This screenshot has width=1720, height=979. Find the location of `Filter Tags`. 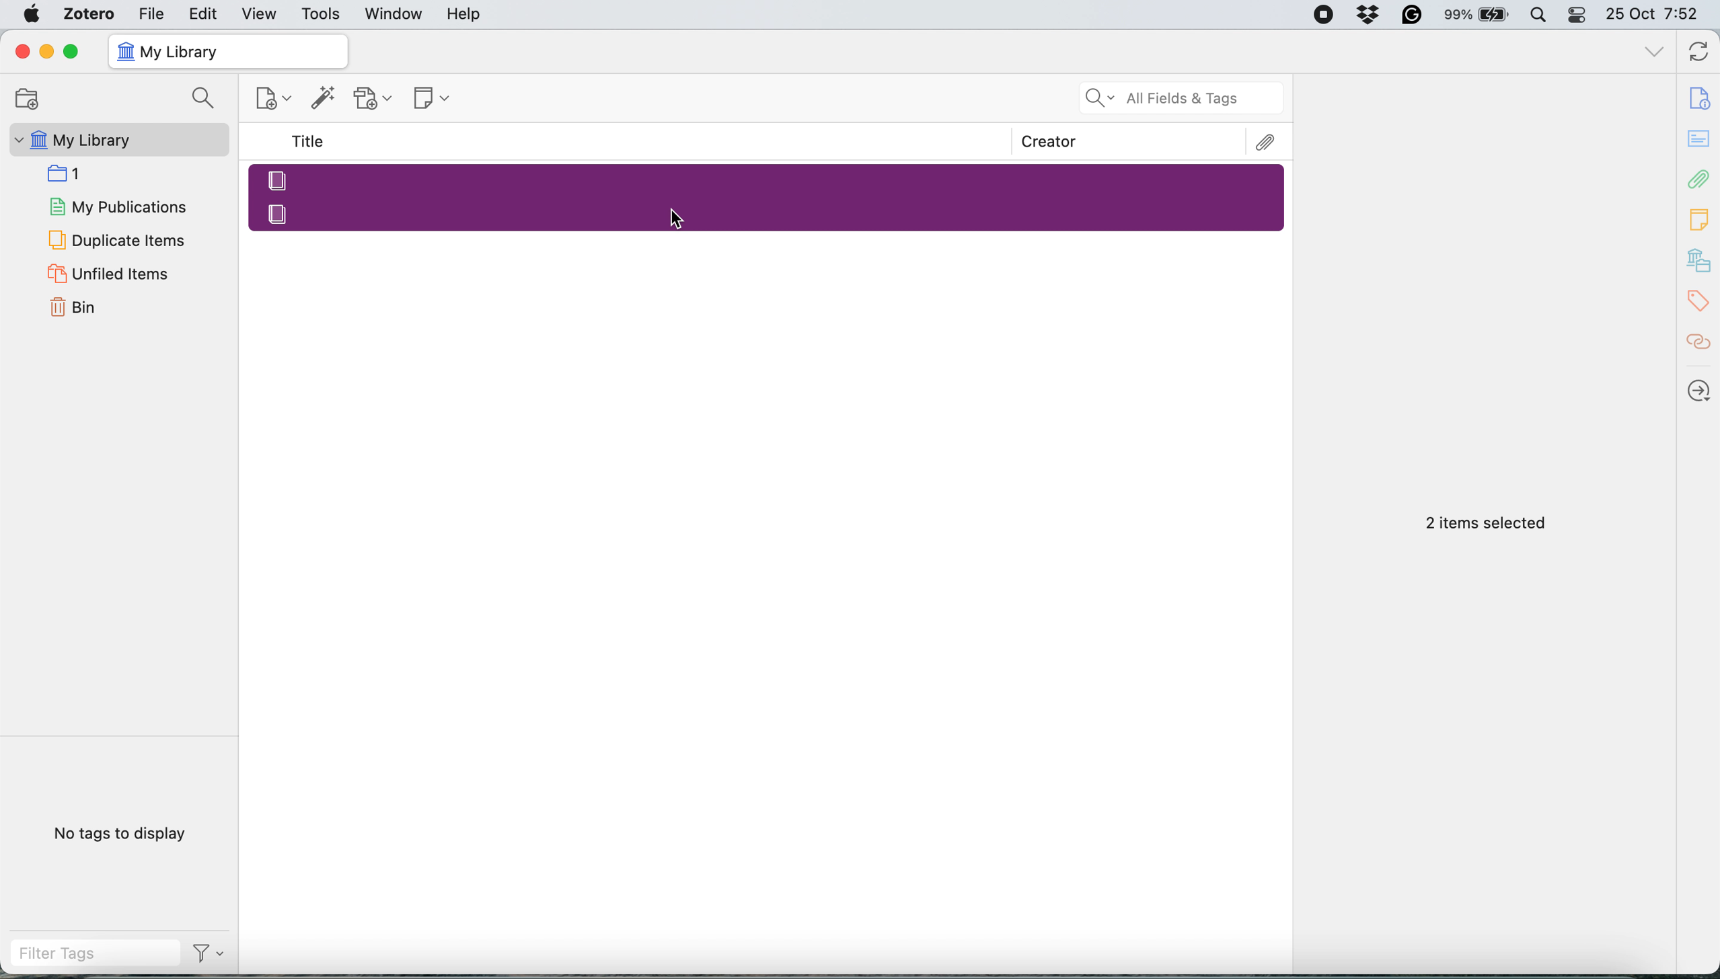

Filter Tags is located at coordinates (95, 953).